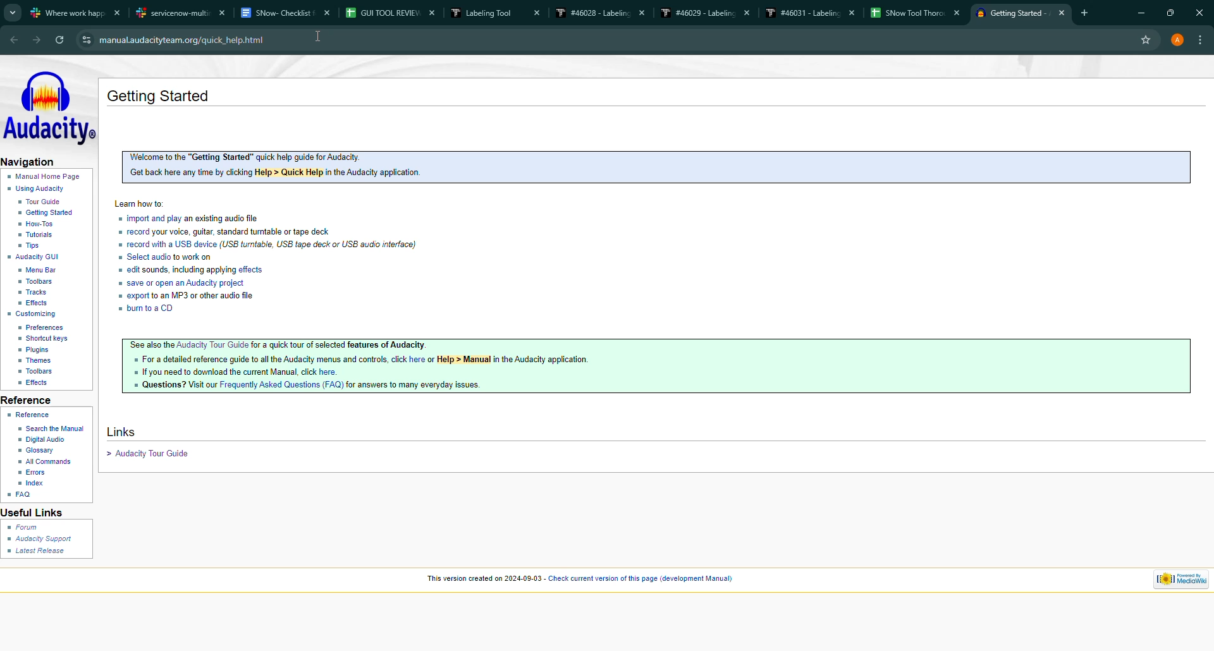 The height and width of the screenshot is (651, 1214). I want to click on Select audio, so click(144, 258).